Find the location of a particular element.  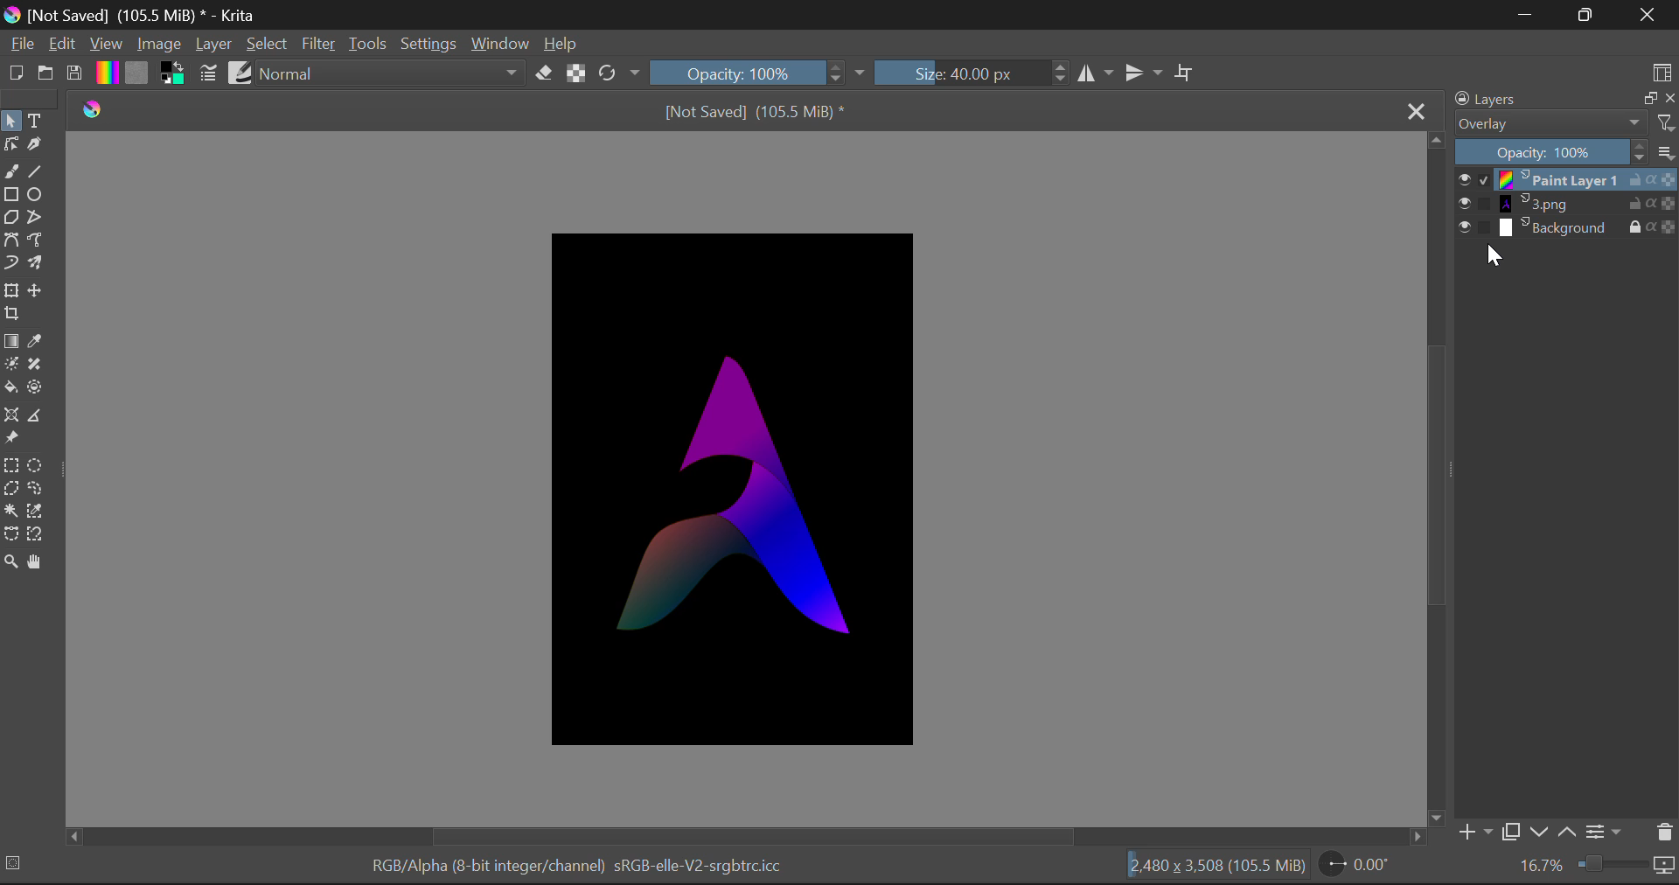

logo is located at coordinates (12, 17).